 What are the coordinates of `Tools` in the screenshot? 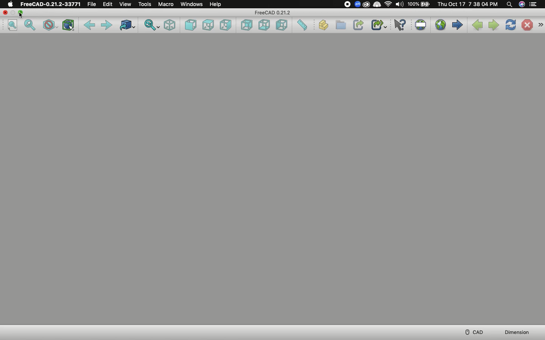 It's located at (144, 4).